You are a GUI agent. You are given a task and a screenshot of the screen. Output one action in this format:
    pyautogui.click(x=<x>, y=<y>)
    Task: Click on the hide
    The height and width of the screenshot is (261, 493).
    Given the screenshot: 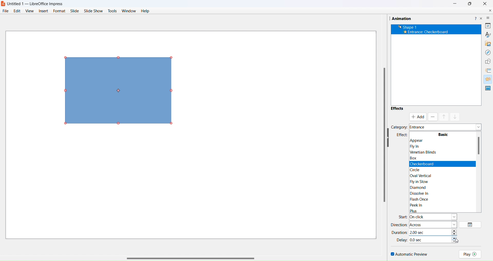 What is the action you would take?
    pyautogui.click(x=389, y=138)
    